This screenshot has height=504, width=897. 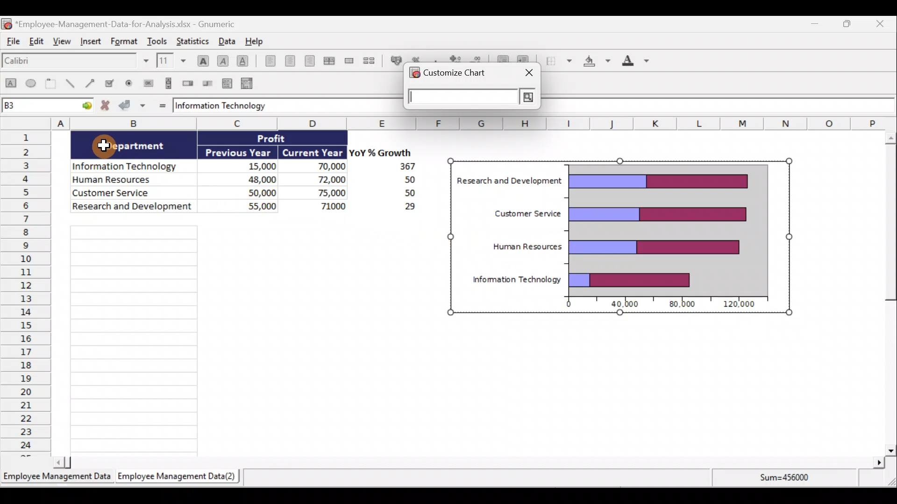 I want to click on close, so click(x=528, y=72).